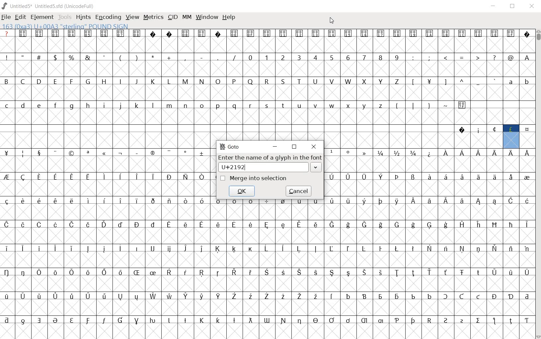 The height and width of the screenshot is (339, 541). I want to click on MINIMIZE, so click(494, 6).